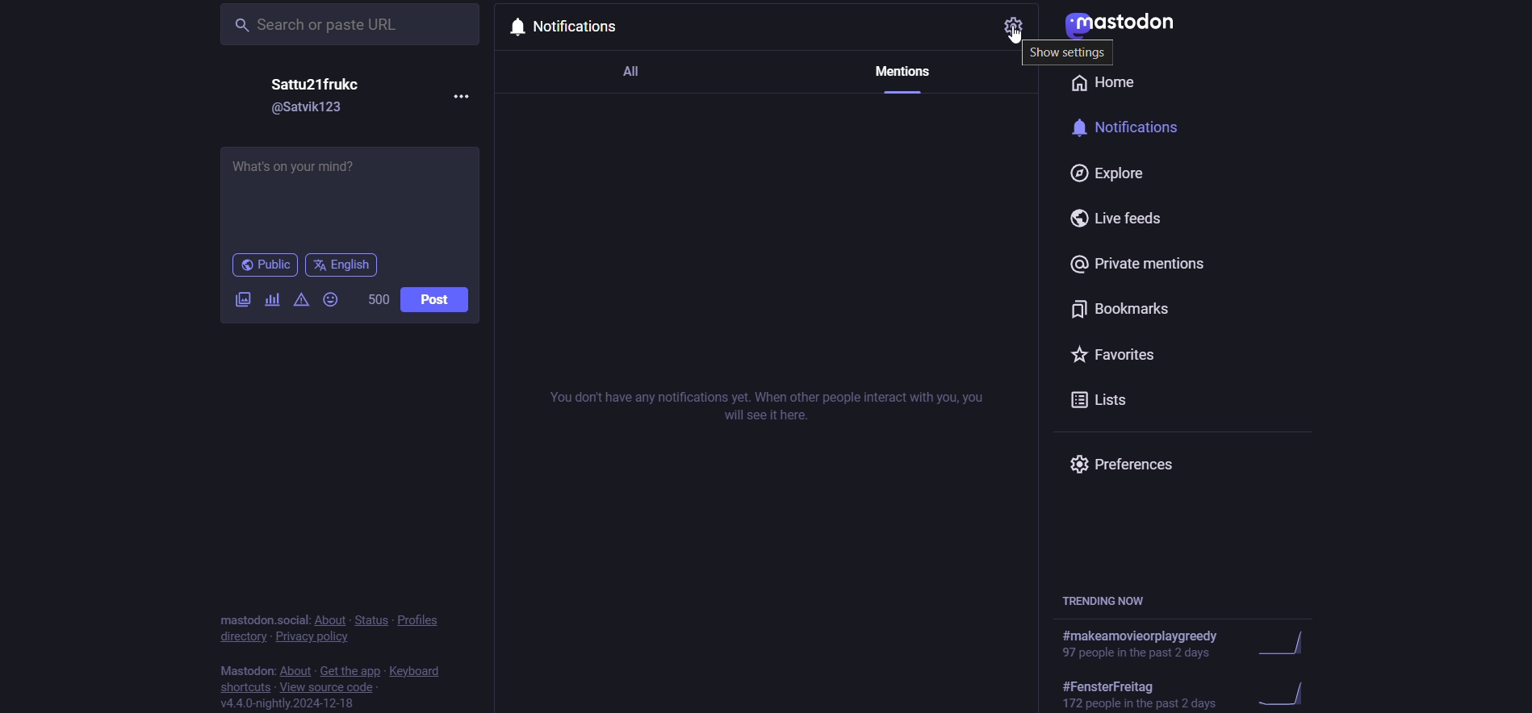 The width and height of the screenshot is (1532, 713). What do you see at coordinates (1142, 703) in the screenshot?
I see `172 people in the past 2 days` at bounding box center [1142, 703].